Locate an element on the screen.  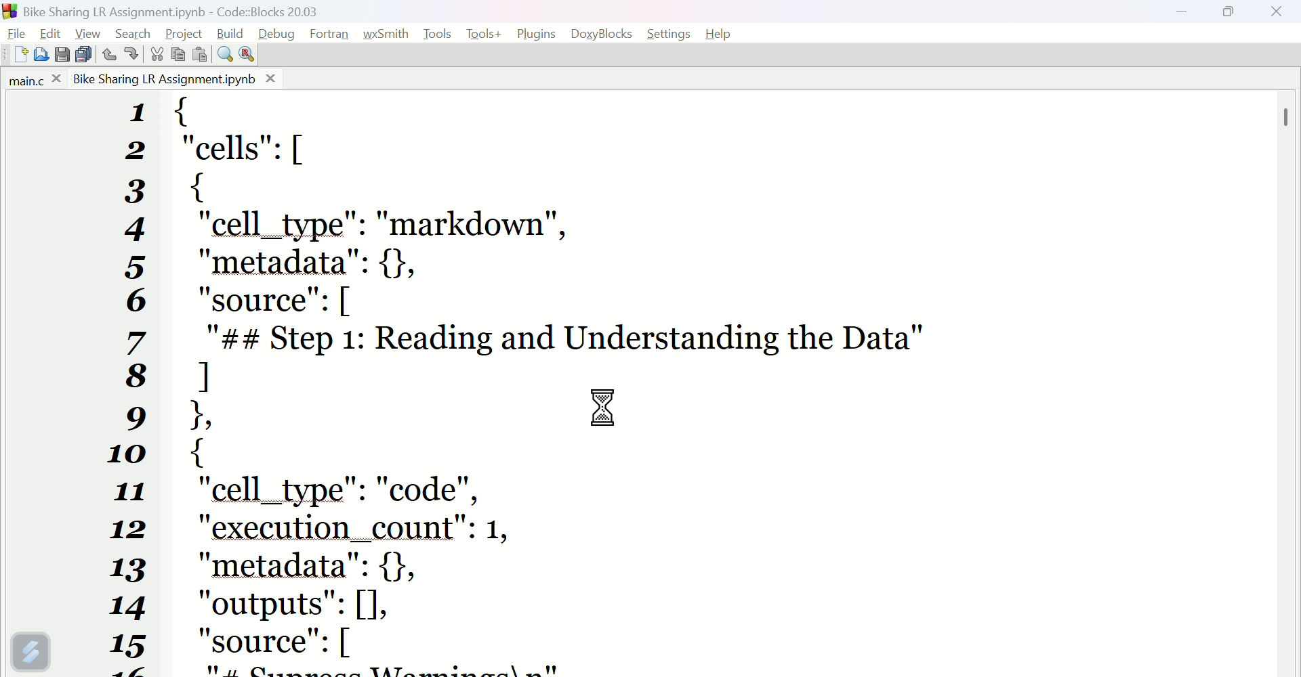
Paste is located at coordinates (199, 53).